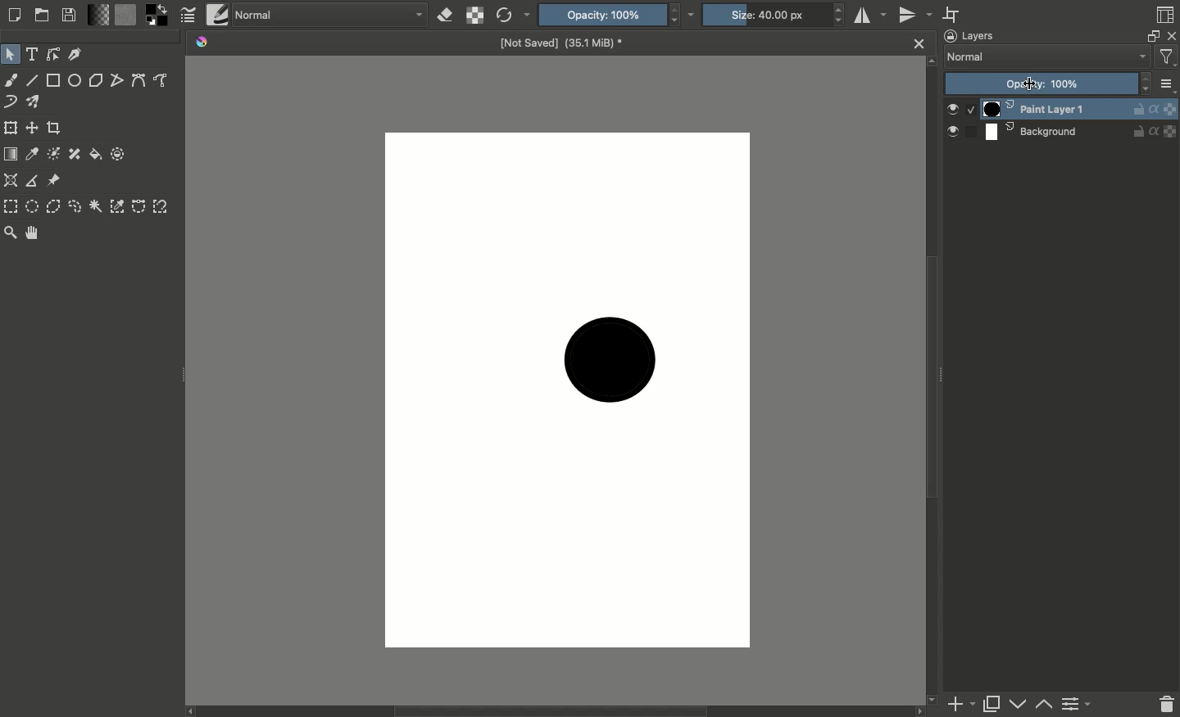 This screenshot has width=1180, height=717. I want to click on Selected, so click(971, 111).